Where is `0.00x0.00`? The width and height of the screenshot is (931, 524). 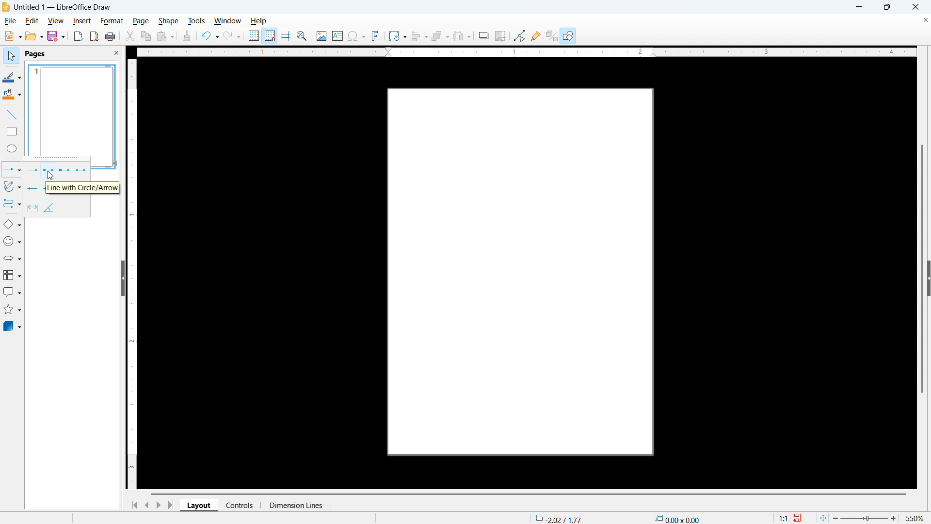 0.00x0.00 is located at coordinates (677, 518).